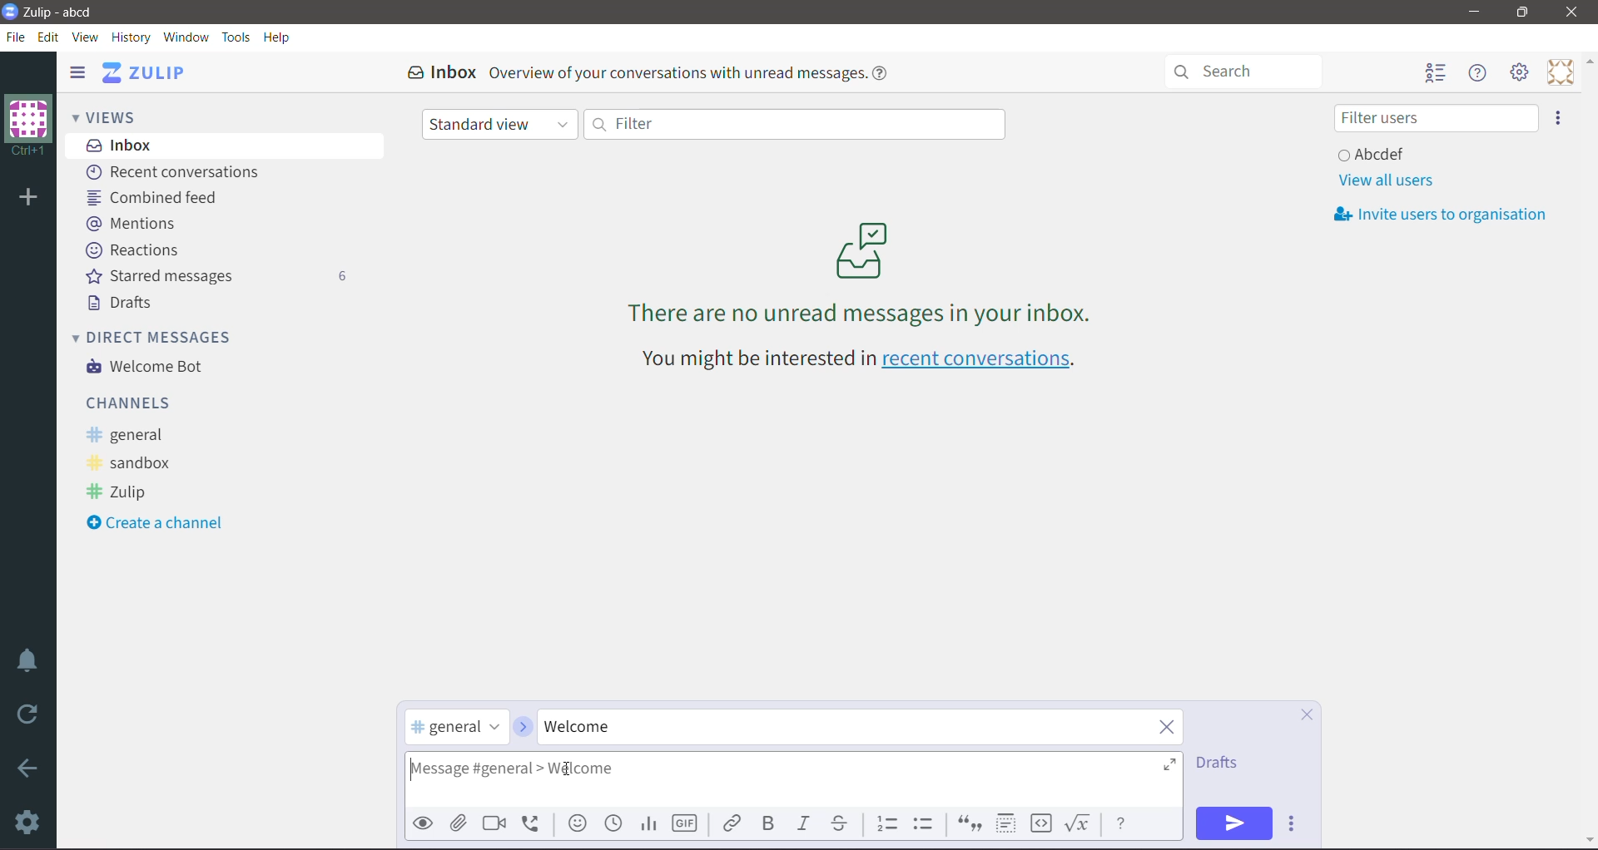 This screenshot has width=1598, height=850. Describe the element at coordinates (793, 123) in the screenshot. I see `Filter` at that location.